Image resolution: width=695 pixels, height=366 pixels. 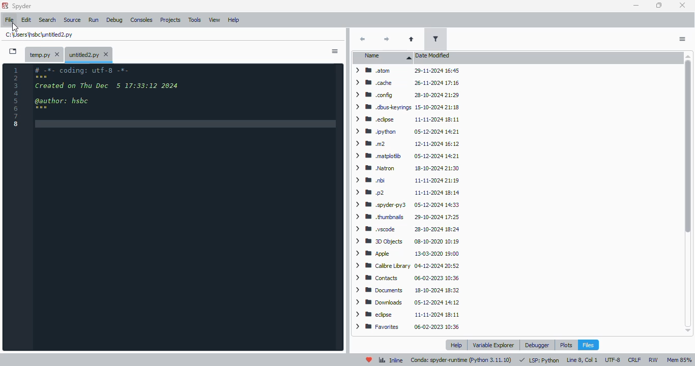 What do you see at coordinates (386, 39) in the screenshot?
I see `next` at bounding box center [386, 39].